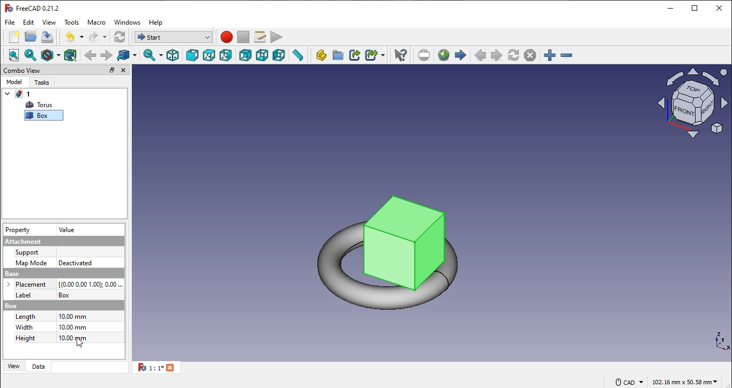 Image resolution: width=732 pixels, height=388 pixels. Describe the element at coordinates (14, 55) in the screenshot. I see `fit all` at that location.